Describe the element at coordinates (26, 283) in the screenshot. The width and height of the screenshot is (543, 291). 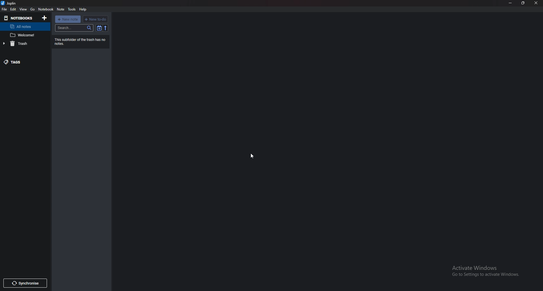
I see `Synchronize` at that location.